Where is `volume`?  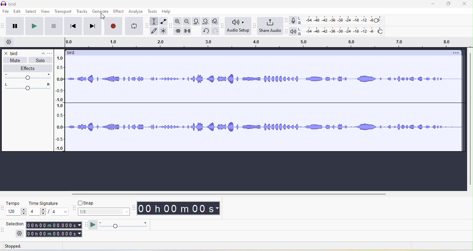
volume is located at coordinates (26, 77).